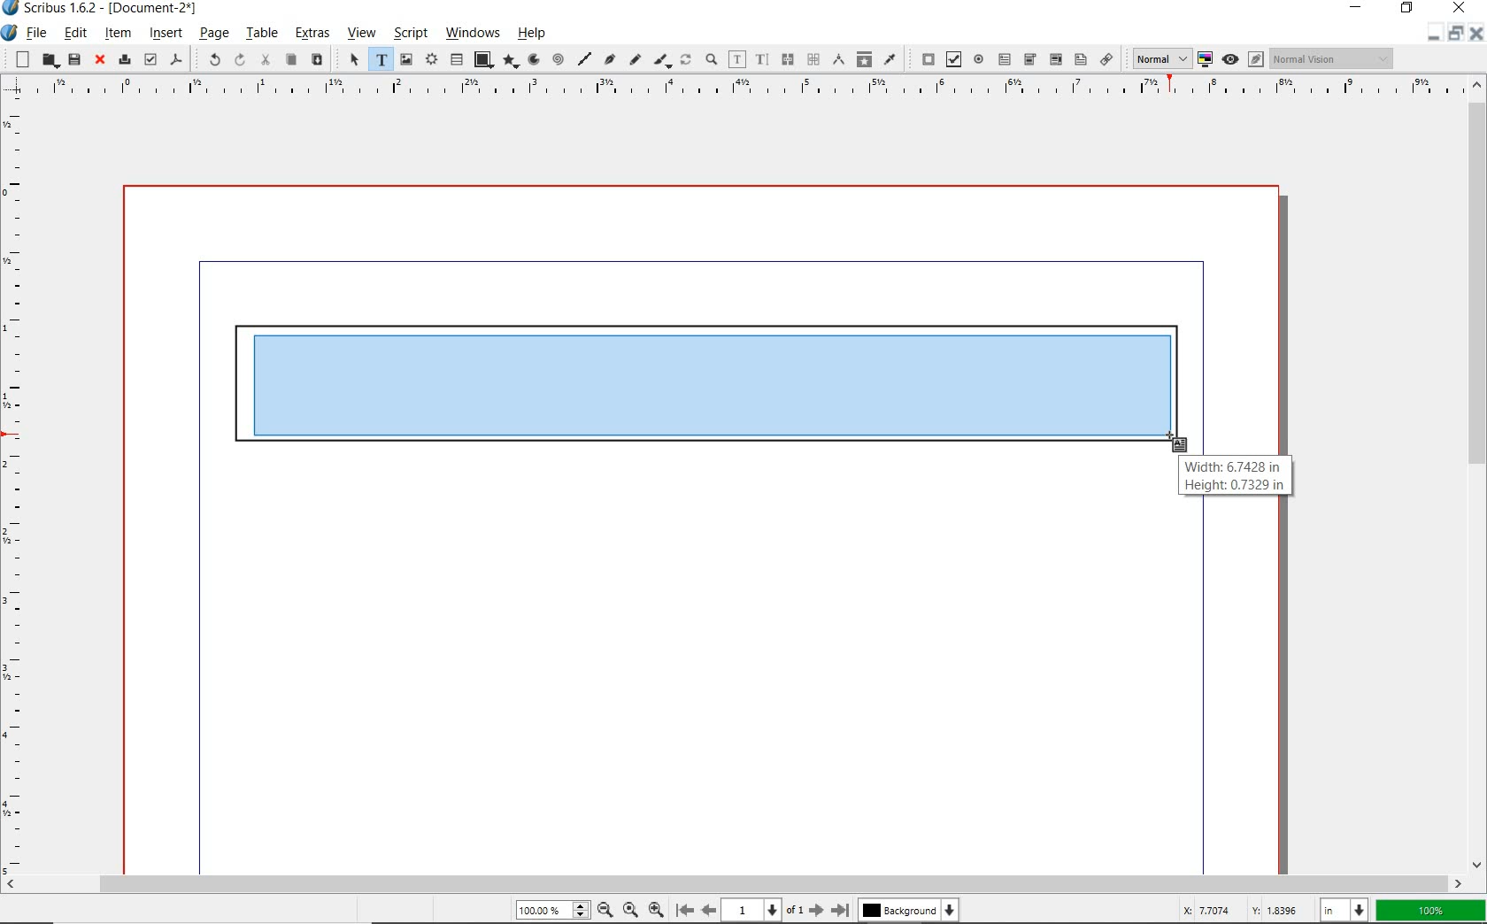 The image size is (1487, 924). Describe the element at coordinates (1156, 58) in the screenshot. I see `select image preview quality` at that location.